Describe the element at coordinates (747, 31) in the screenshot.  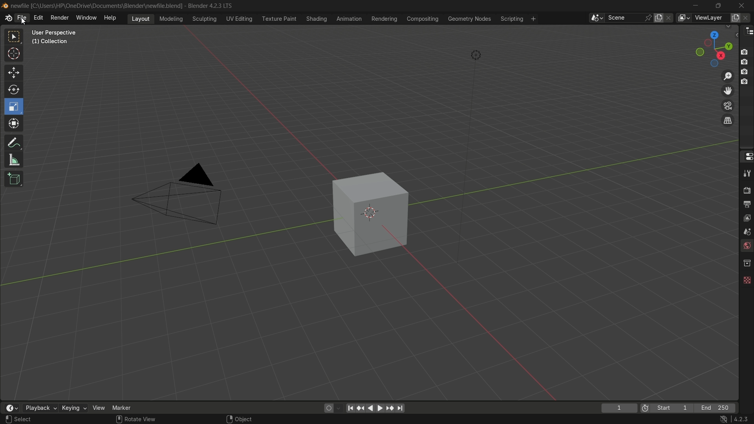
I see `outliner` at that location.